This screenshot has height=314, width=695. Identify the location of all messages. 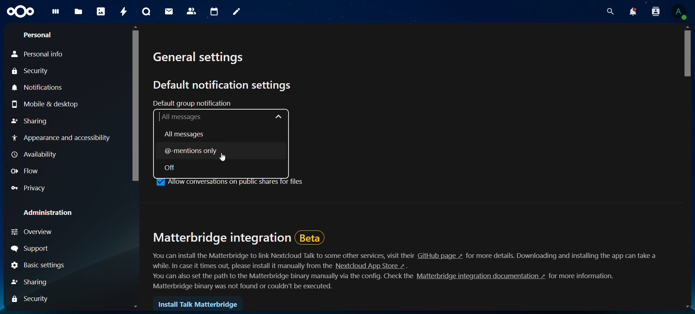
(186, 135).